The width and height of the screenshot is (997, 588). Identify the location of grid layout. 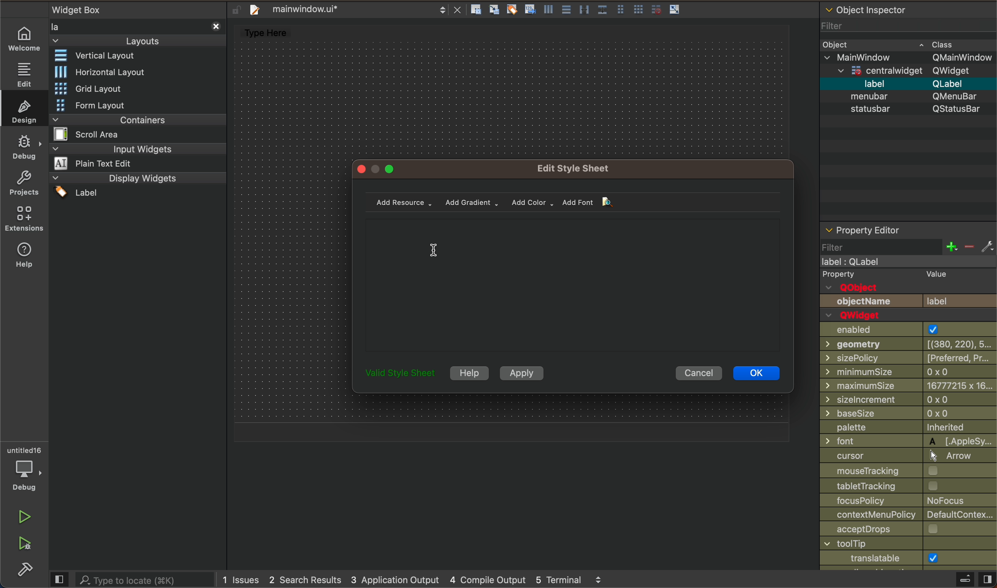
(102, 89).